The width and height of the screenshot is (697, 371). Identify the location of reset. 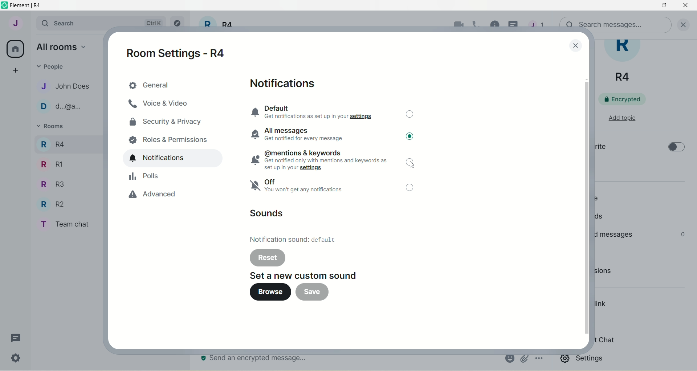
(267, 258).